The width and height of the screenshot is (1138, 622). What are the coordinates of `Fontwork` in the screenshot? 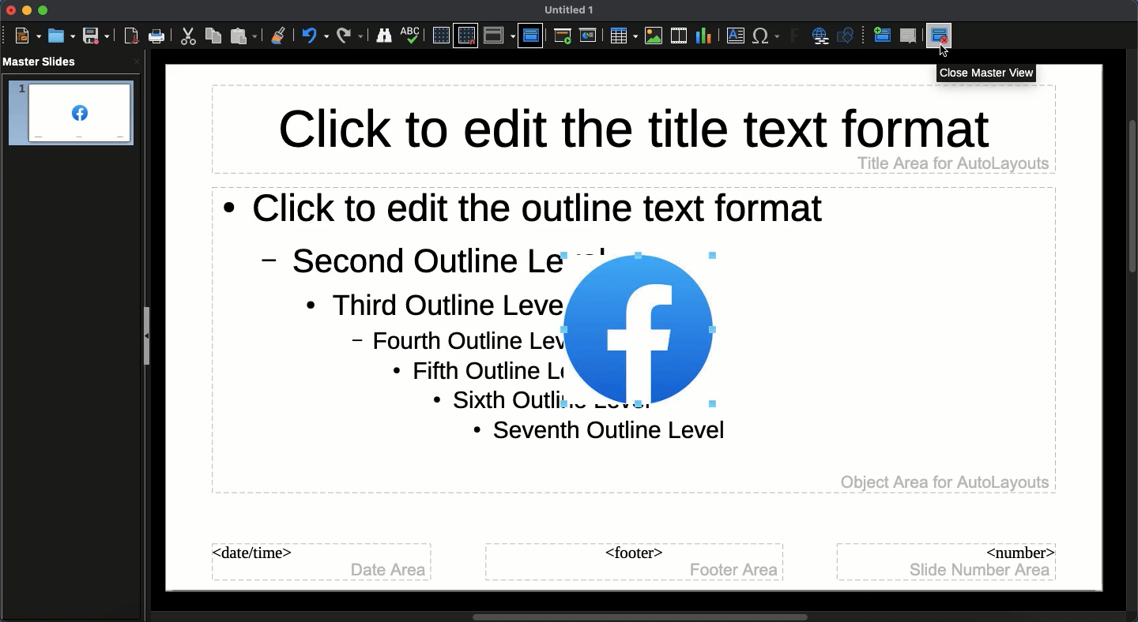 It's located at (793, 36).